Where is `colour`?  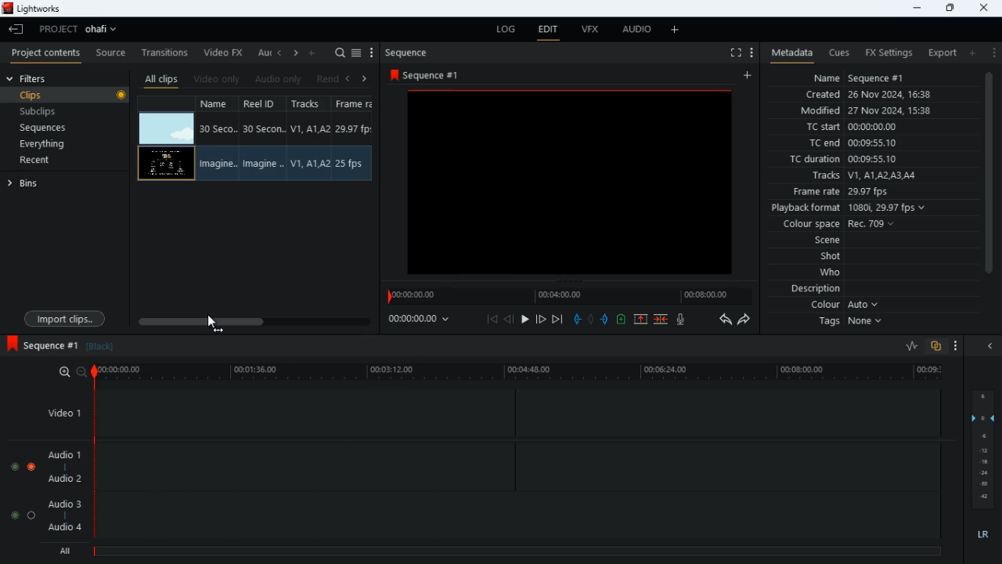 colour is located at coordinates (838, 305).